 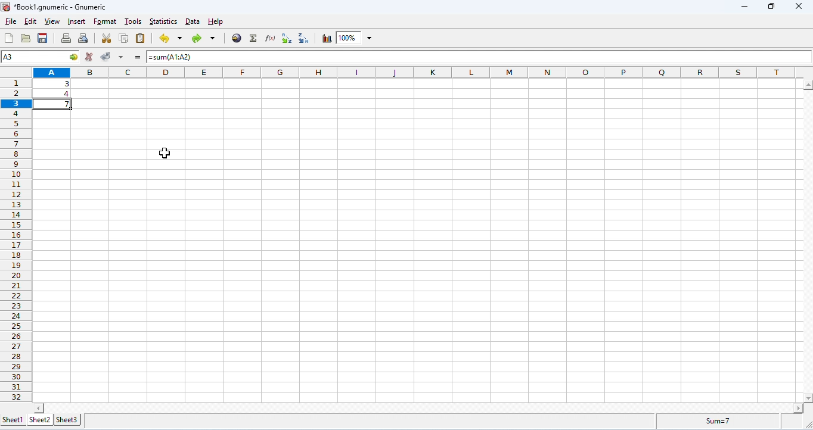 I want to click on cut, so click(x=105, y=39).